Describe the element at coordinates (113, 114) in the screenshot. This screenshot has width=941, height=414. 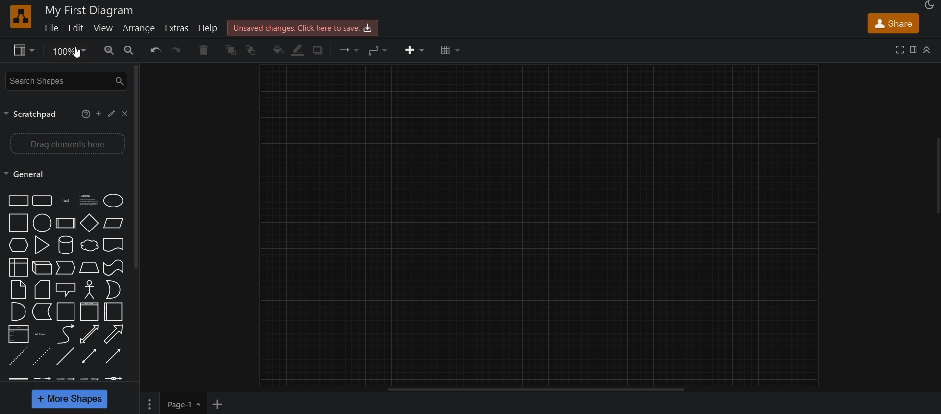
I see `edit` at that location.